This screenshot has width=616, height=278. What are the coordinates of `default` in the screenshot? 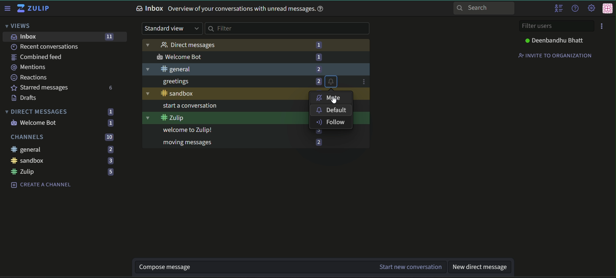 It's located at (331, 110).